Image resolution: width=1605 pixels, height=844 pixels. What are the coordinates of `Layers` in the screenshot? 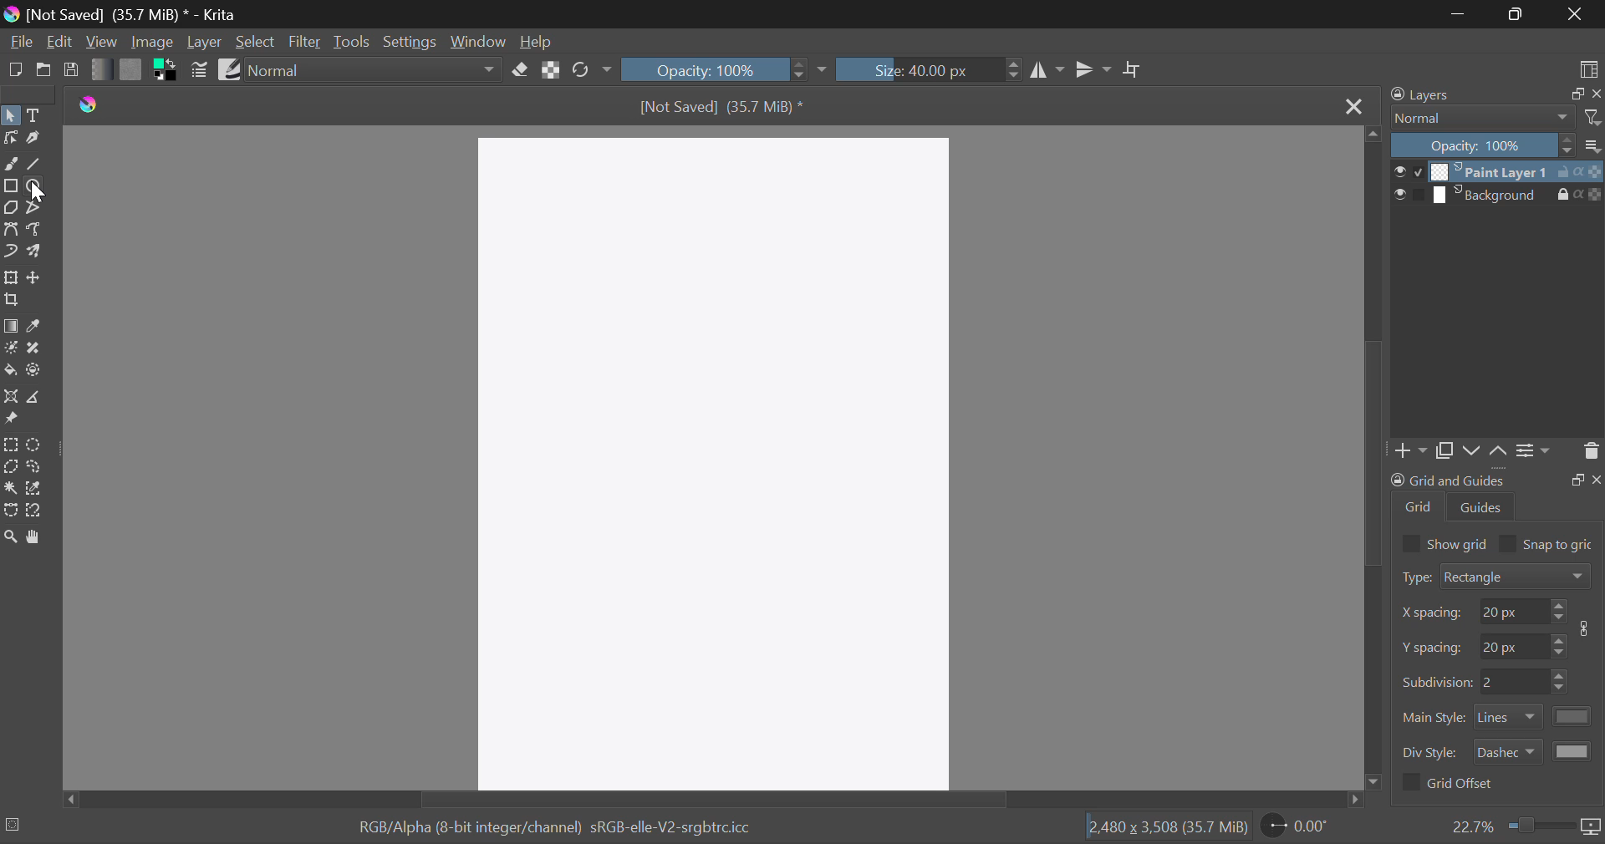 It's located at (1499, 184).